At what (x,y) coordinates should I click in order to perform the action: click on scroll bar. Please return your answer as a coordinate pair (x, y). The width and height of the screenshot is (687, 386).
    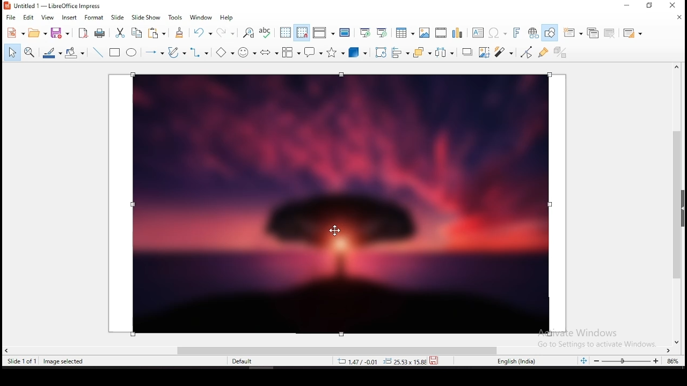
    Looking at the image, I should click on (680, 204).